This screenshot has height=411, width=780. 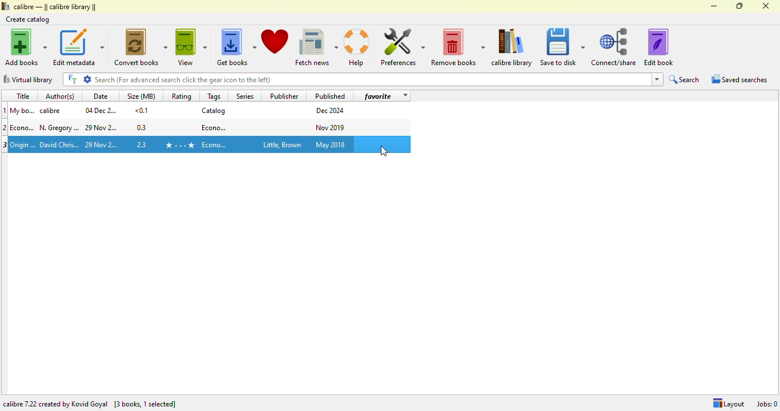 I want to click on Author, so click(x=59, y=145).